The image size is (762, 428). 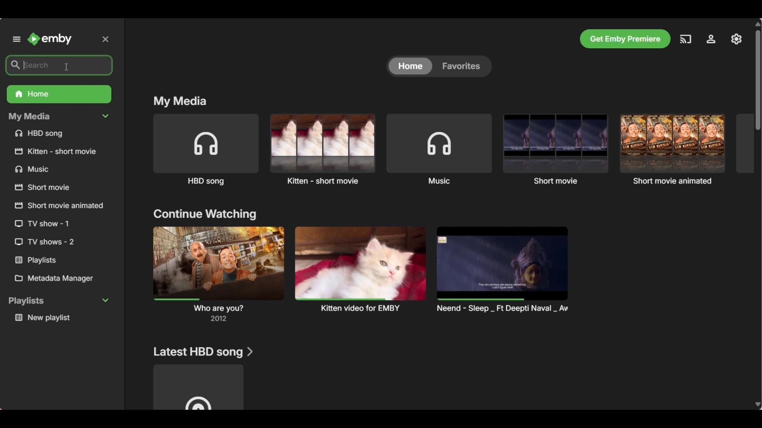 I want to click on Click to go to home, so click(x=49, y=39).